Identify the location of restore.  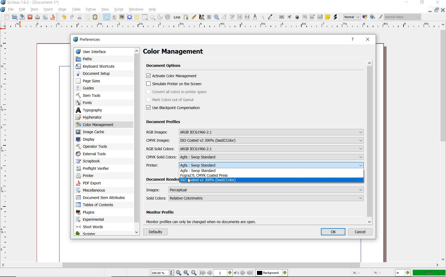
(437, 11).